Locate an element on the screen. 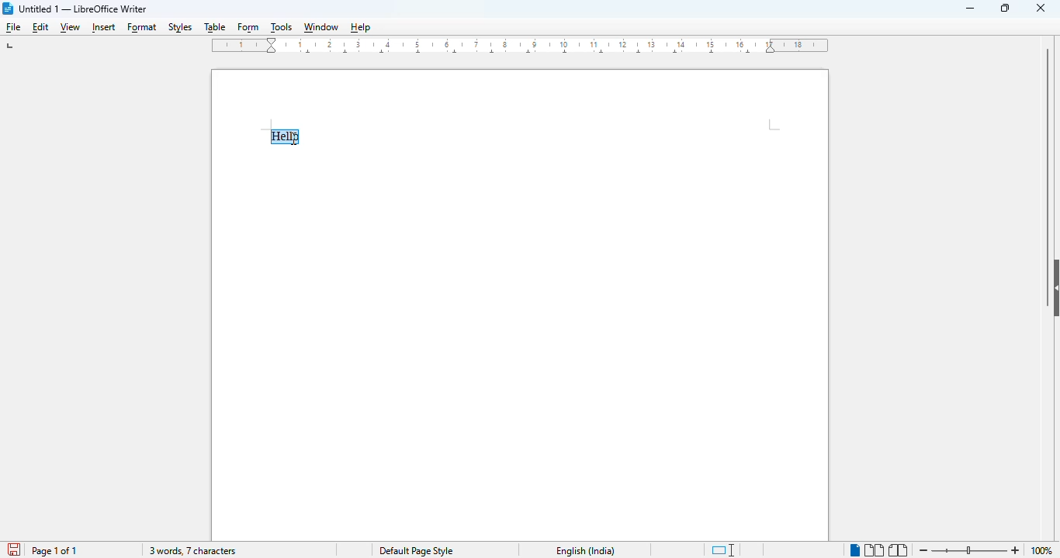 This screenshot has width=1060, height=558. workspace is located at coordinates (521, 345).